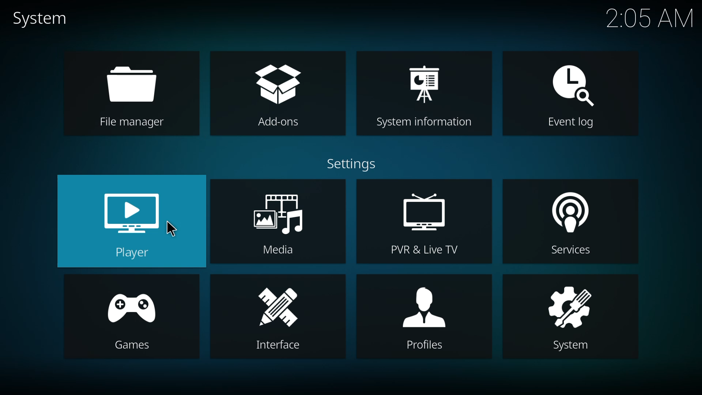 This screenshot has height=395, width=702. Describe the element at coordinates (278, 318) in the screenshot. I see `interface` at that location.